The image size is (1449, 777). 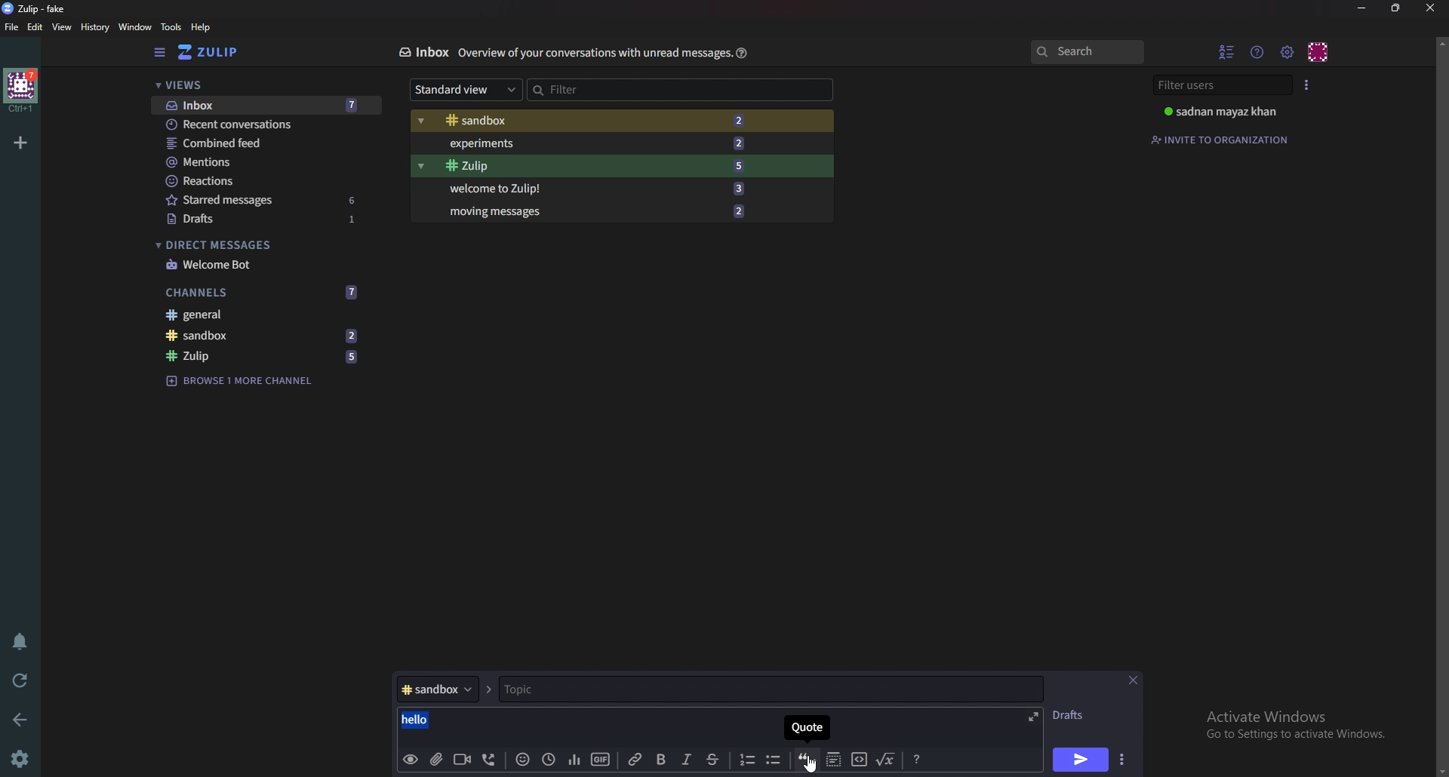 I want to click on expand, so click(x=1034, y=717).